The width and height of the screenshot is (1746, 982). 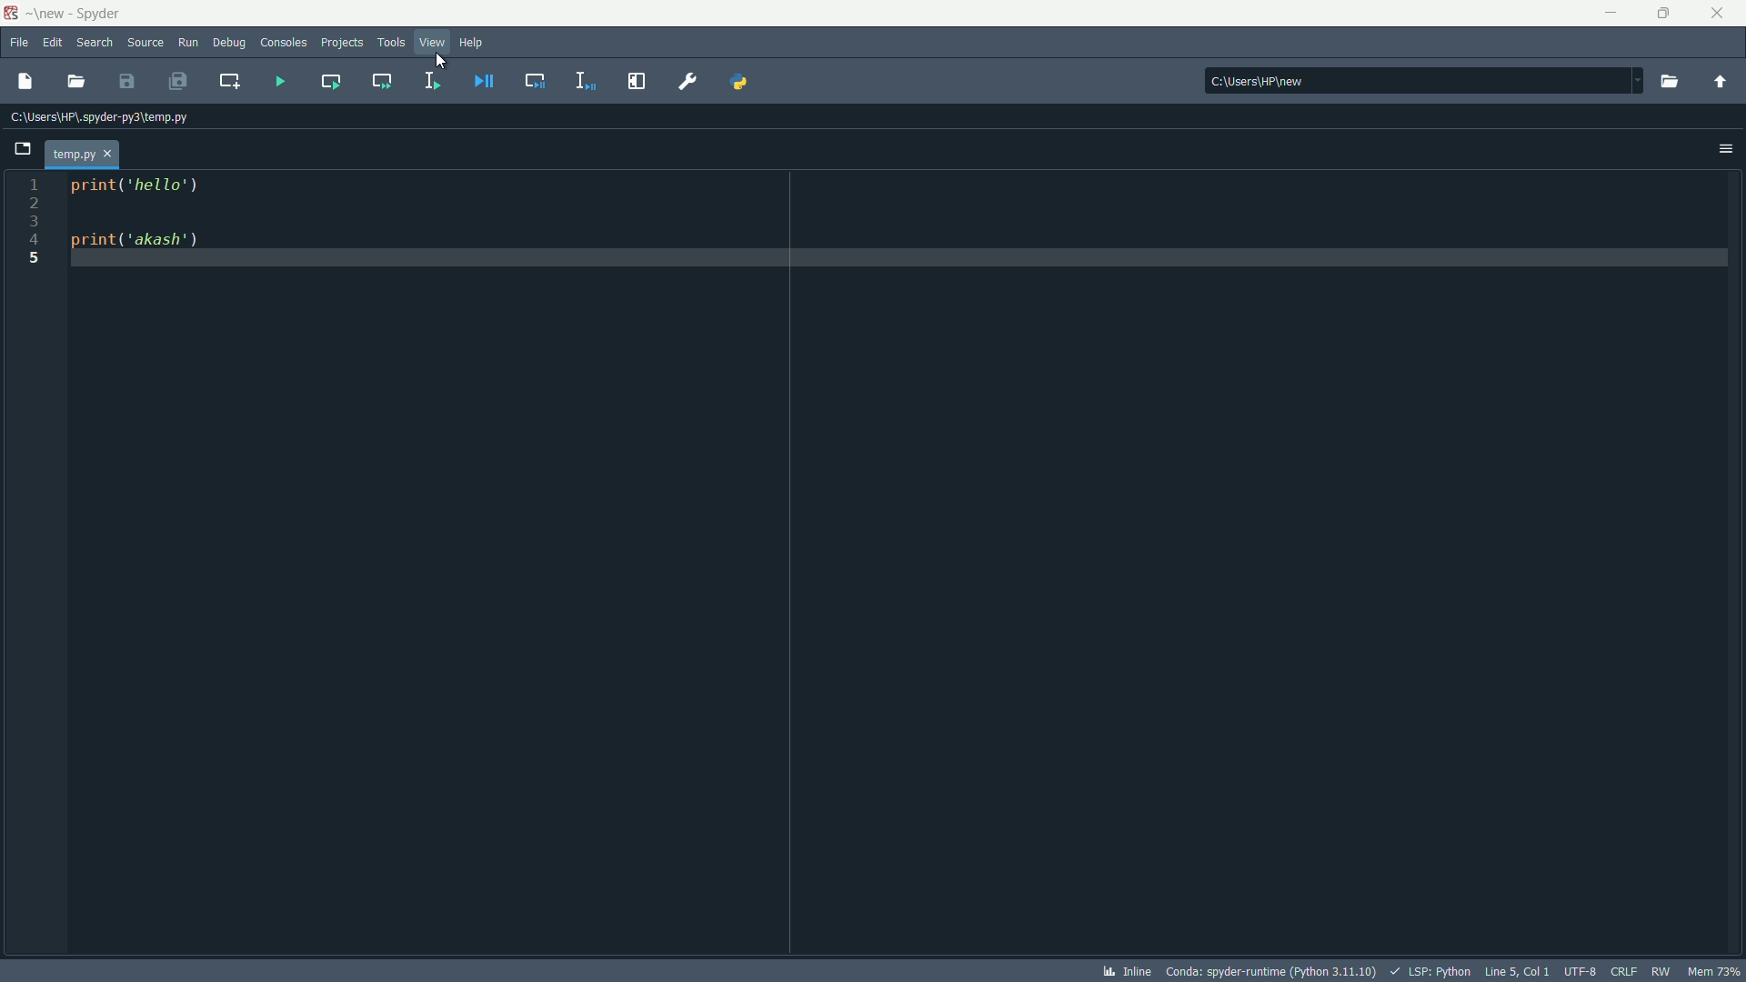 I want to click on debug file, so click(x=483, y=80).